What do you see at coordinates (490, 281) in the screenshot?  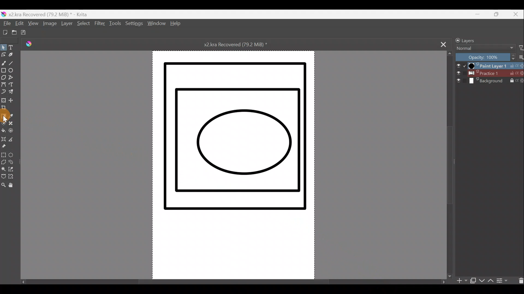 I see `Move layer/mask up` at bounding box center [490, 281].